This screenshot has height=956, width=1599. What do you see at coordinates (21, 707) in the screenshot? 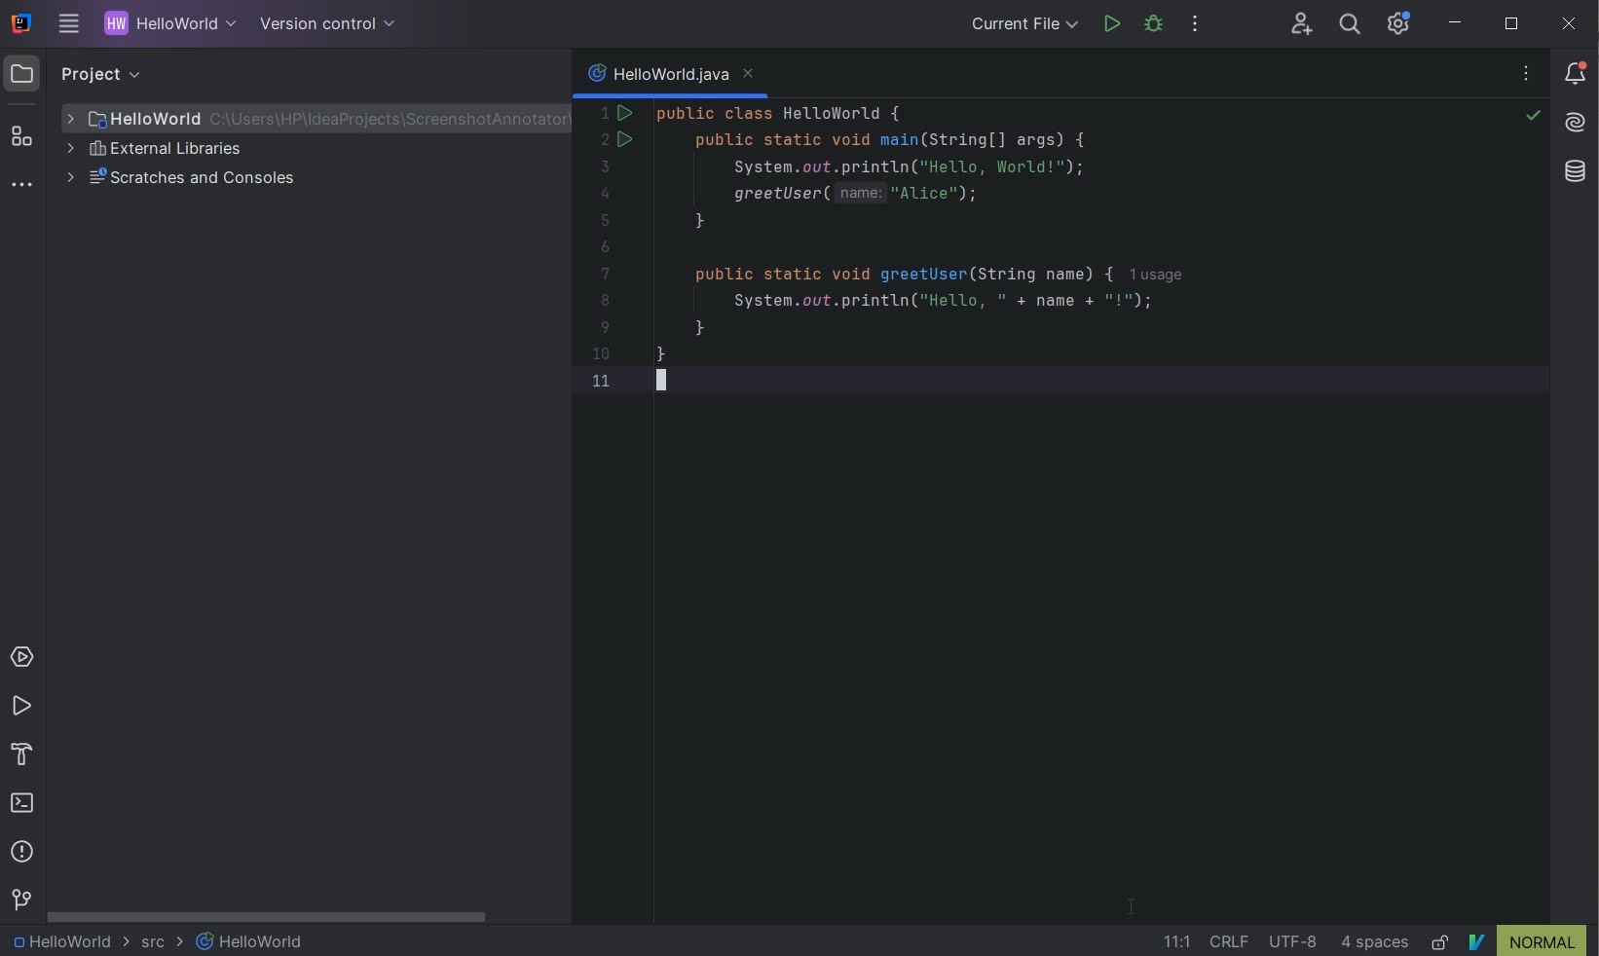
I see `RUN` at bounding box center [21, 707].